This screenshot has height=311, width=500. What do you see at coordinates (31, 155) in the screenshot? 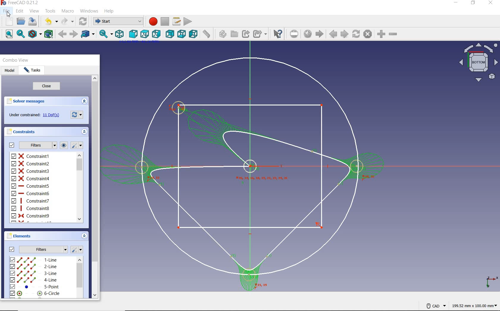
I see `constraint1` at bounding box center [31, 155].